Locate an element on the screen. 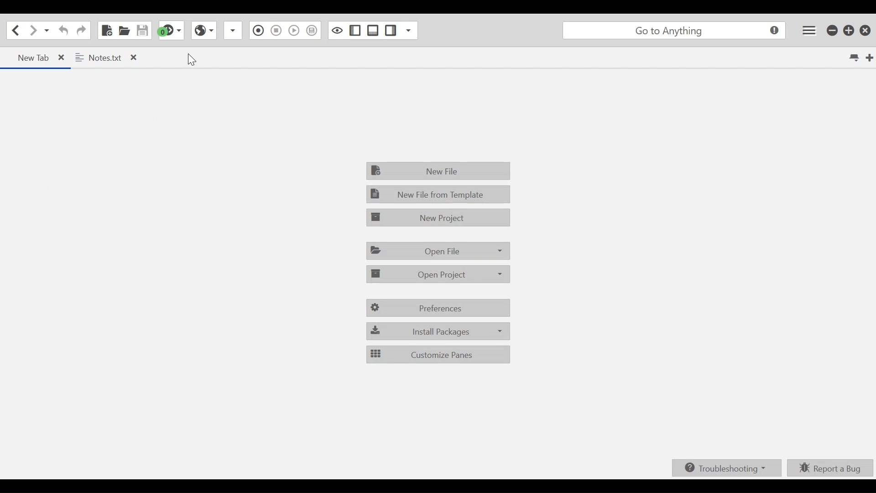  restore is located at coordinates (850, 29).